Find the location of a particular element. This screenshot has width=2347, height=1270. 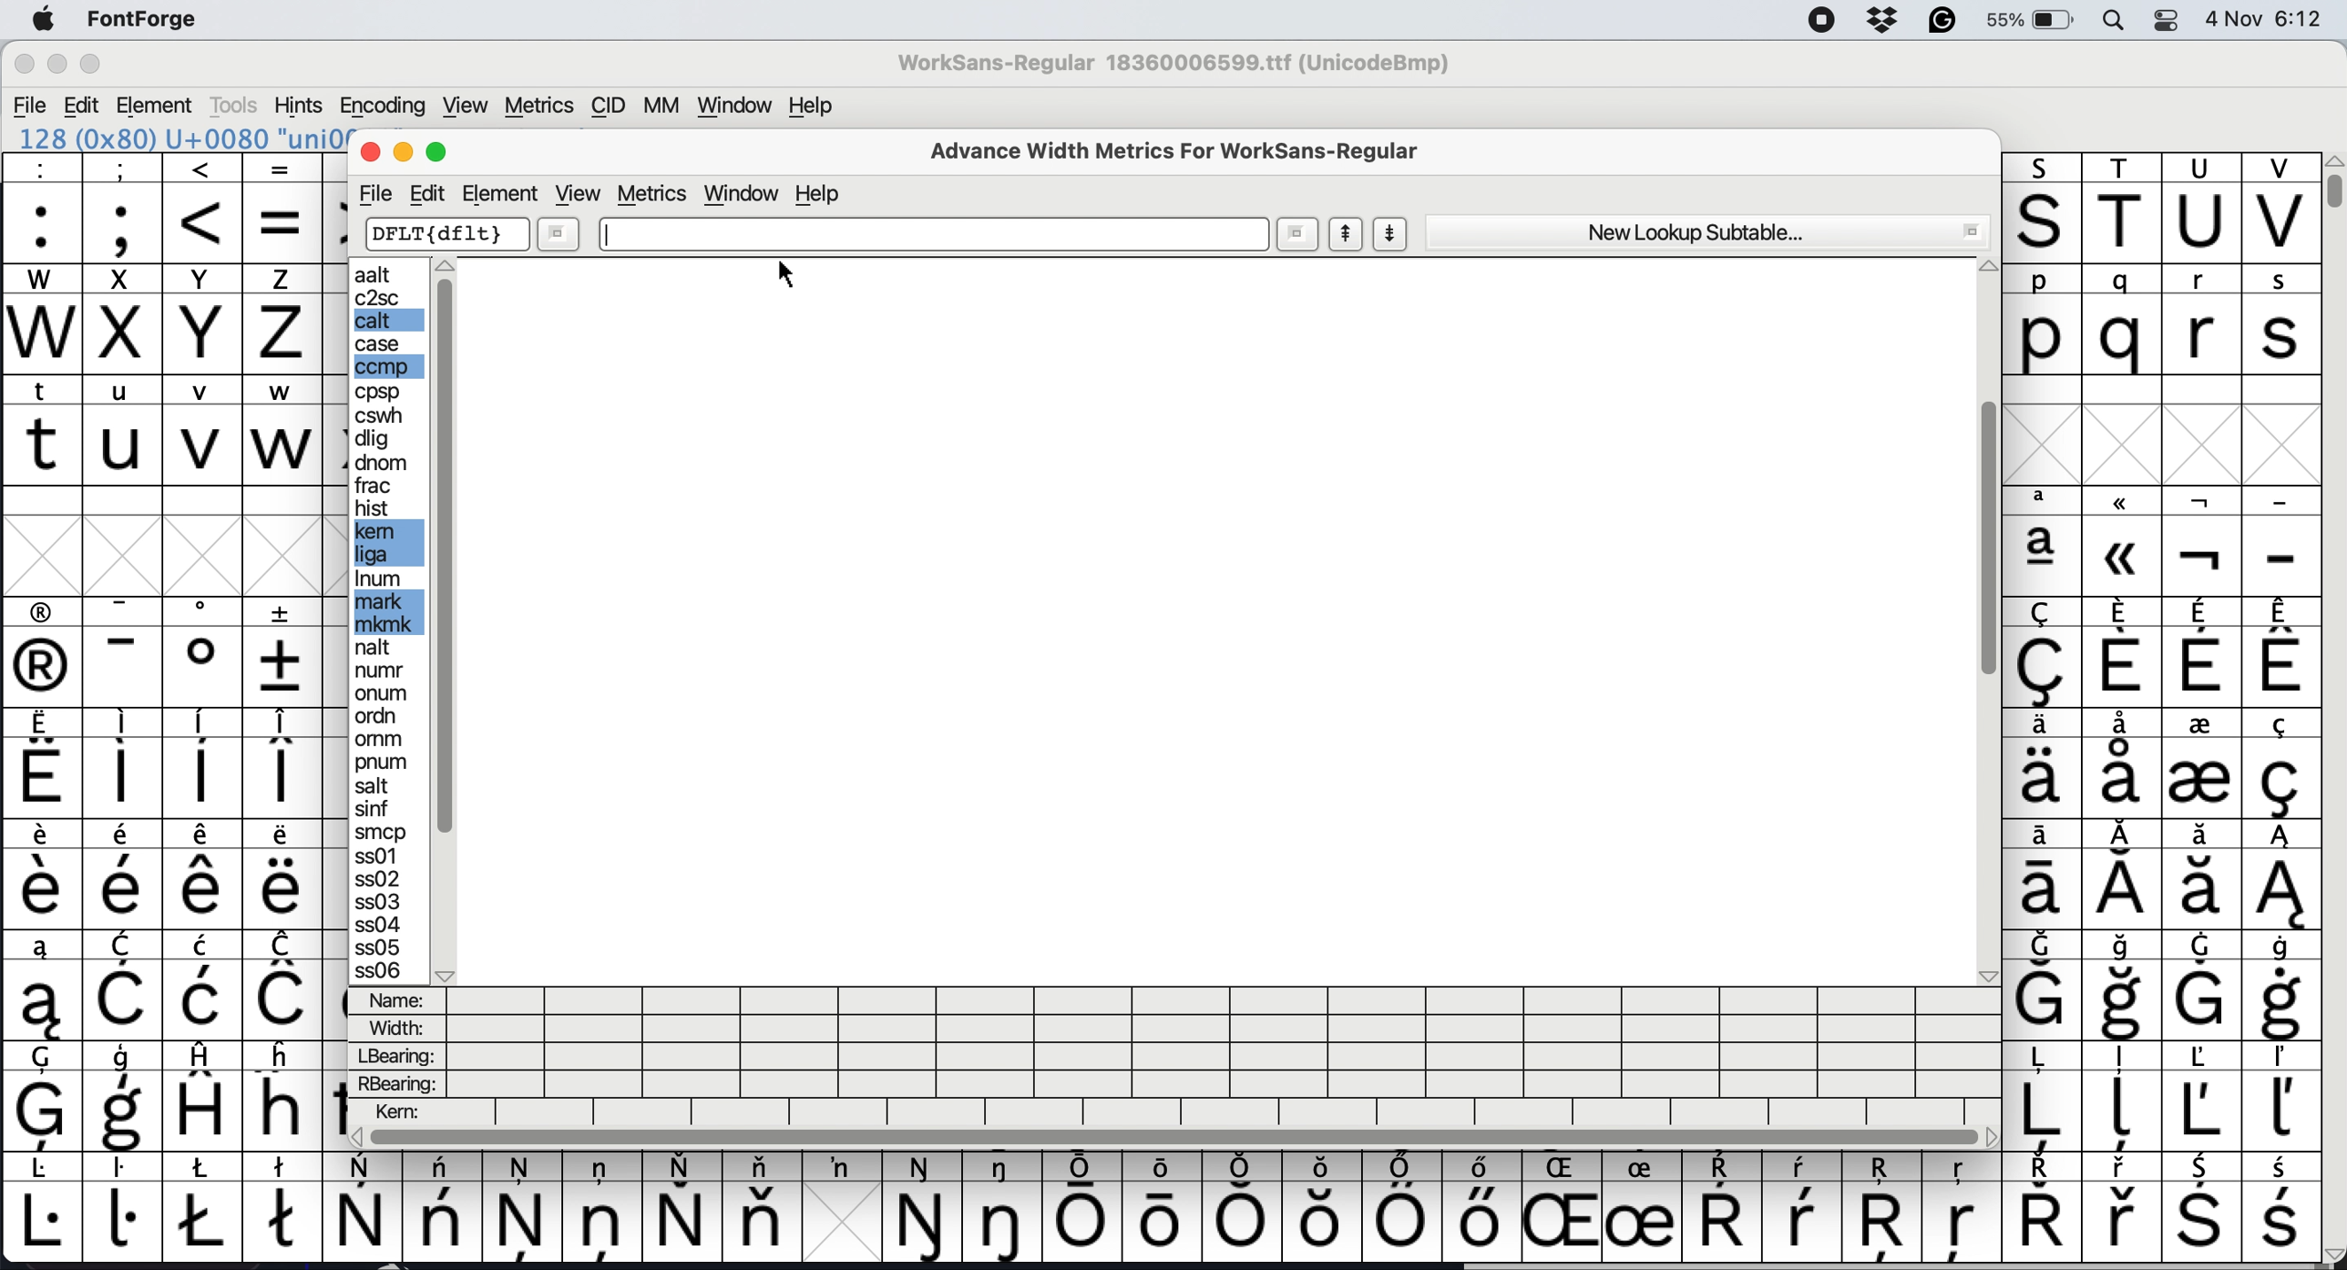

special characters is located at coordinates (161, 890).